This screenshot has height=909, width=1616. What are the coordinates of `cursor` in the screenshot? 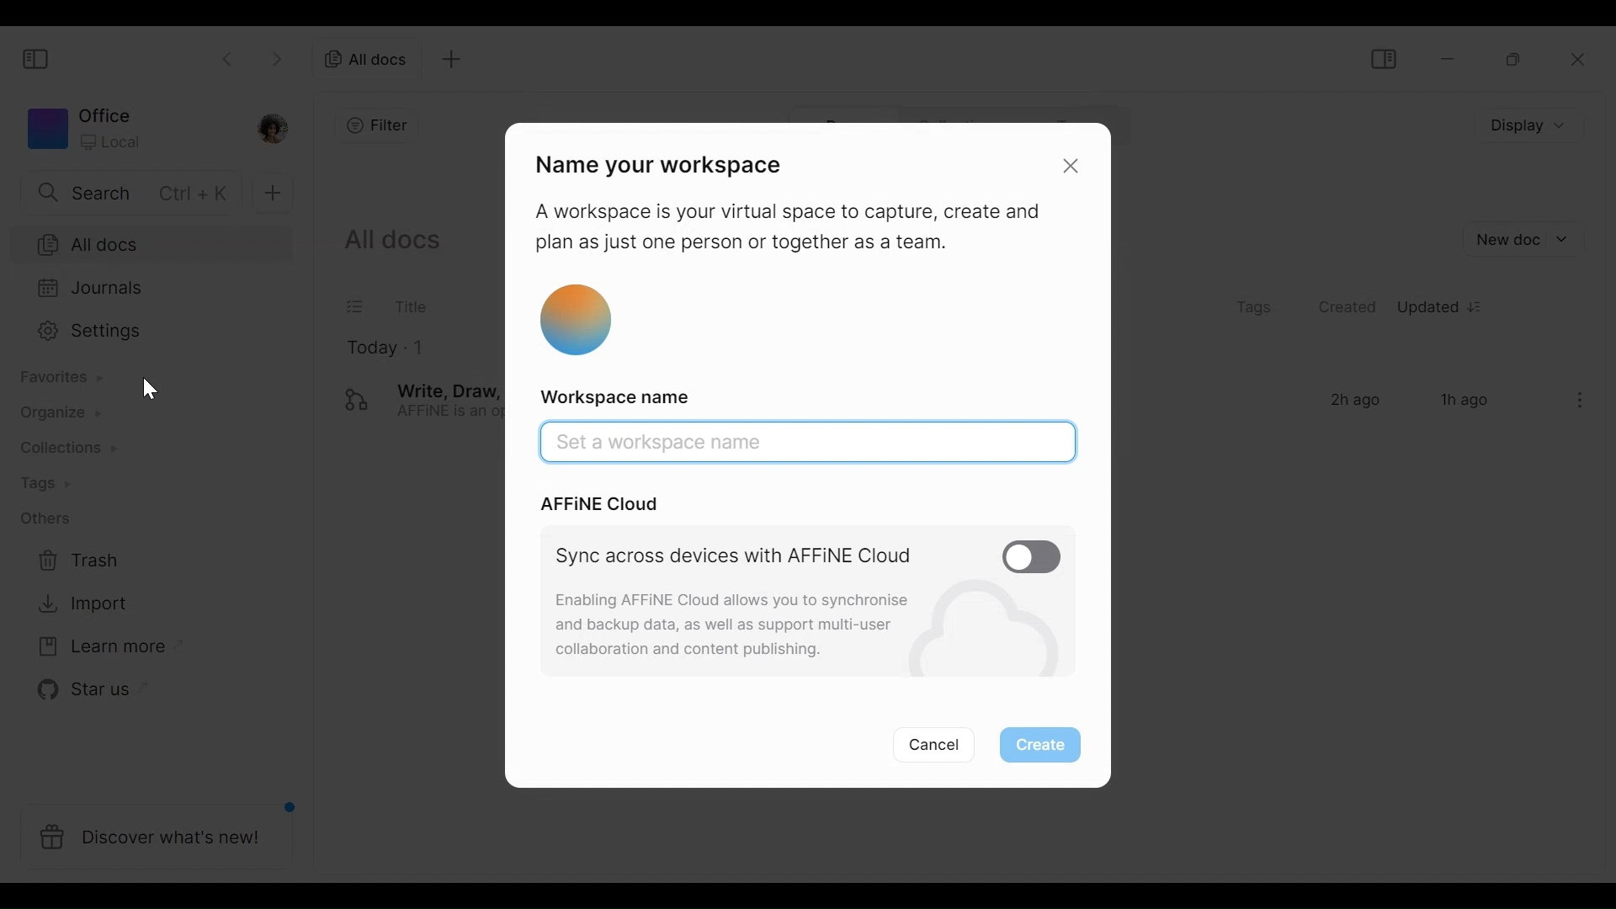 It's located at (151, 391).